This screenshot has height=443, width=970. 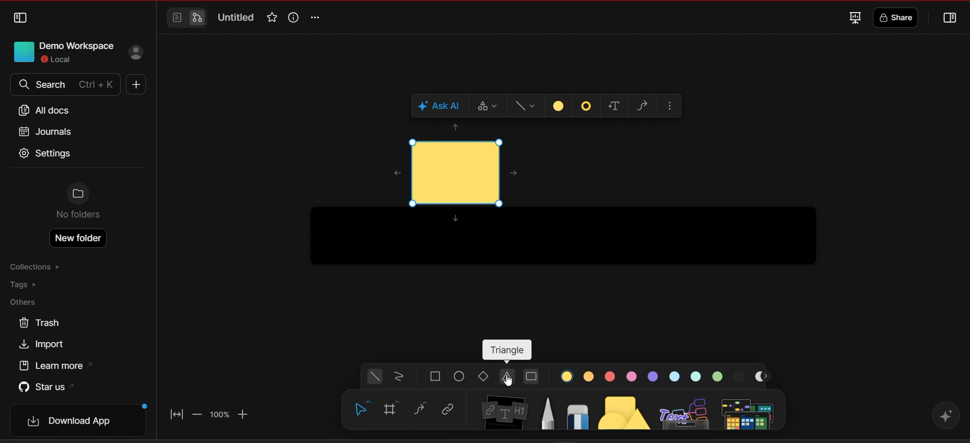 I want to click on color 2, so click(x=589, y=375).